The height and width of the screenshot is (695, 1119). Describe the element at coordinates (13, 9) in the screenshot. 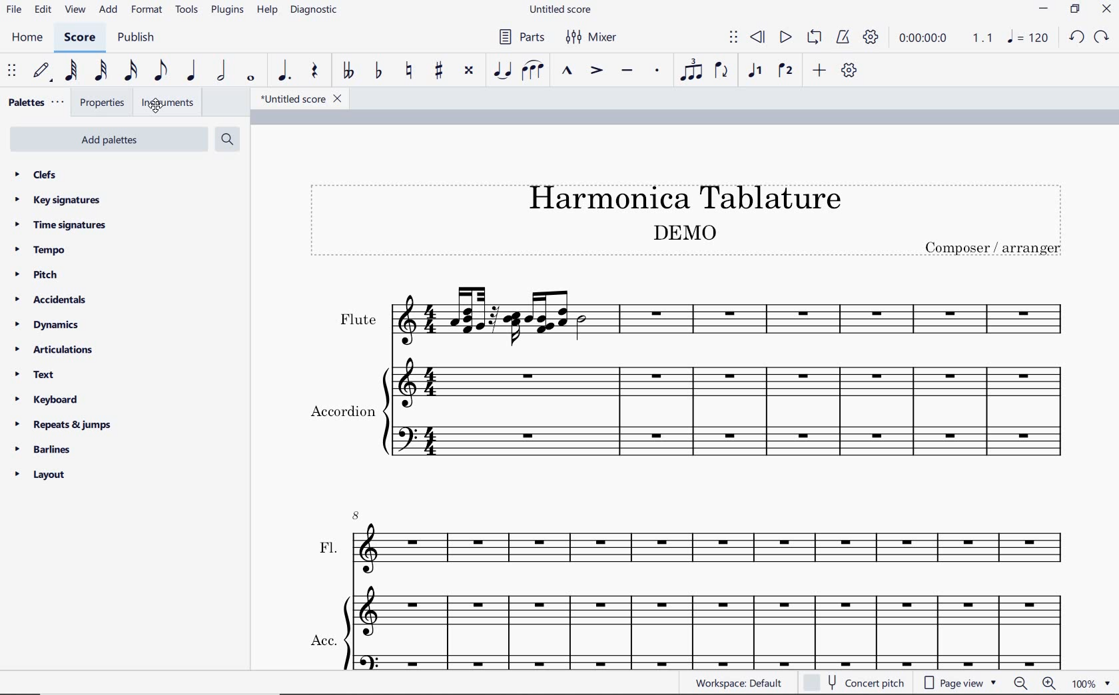

I see `FILE` at that location.